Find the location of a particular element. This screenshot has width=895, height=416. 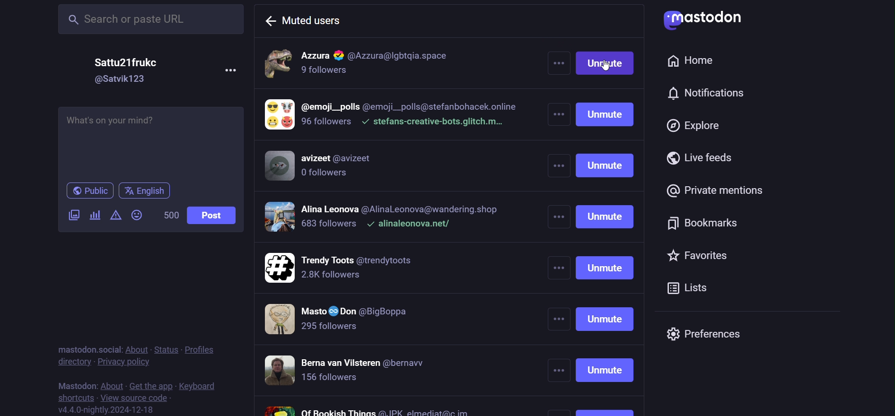

list is located at coordinates (699, 287).